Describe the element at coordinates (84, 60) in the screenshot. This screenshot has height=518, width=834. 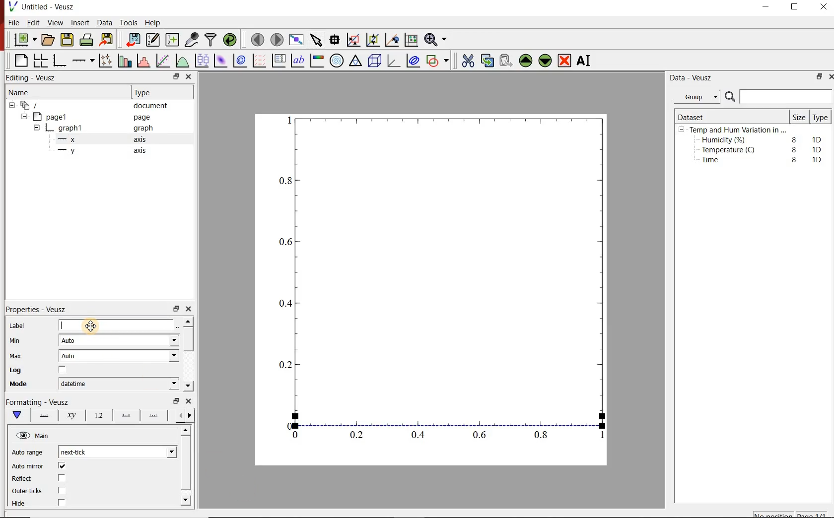
I see `add an axis to a plot` at that location.